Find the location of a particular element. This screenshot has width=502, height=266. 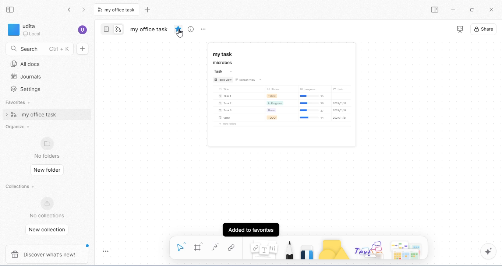

vertical scroll bar is located at coordinates (498, 109).